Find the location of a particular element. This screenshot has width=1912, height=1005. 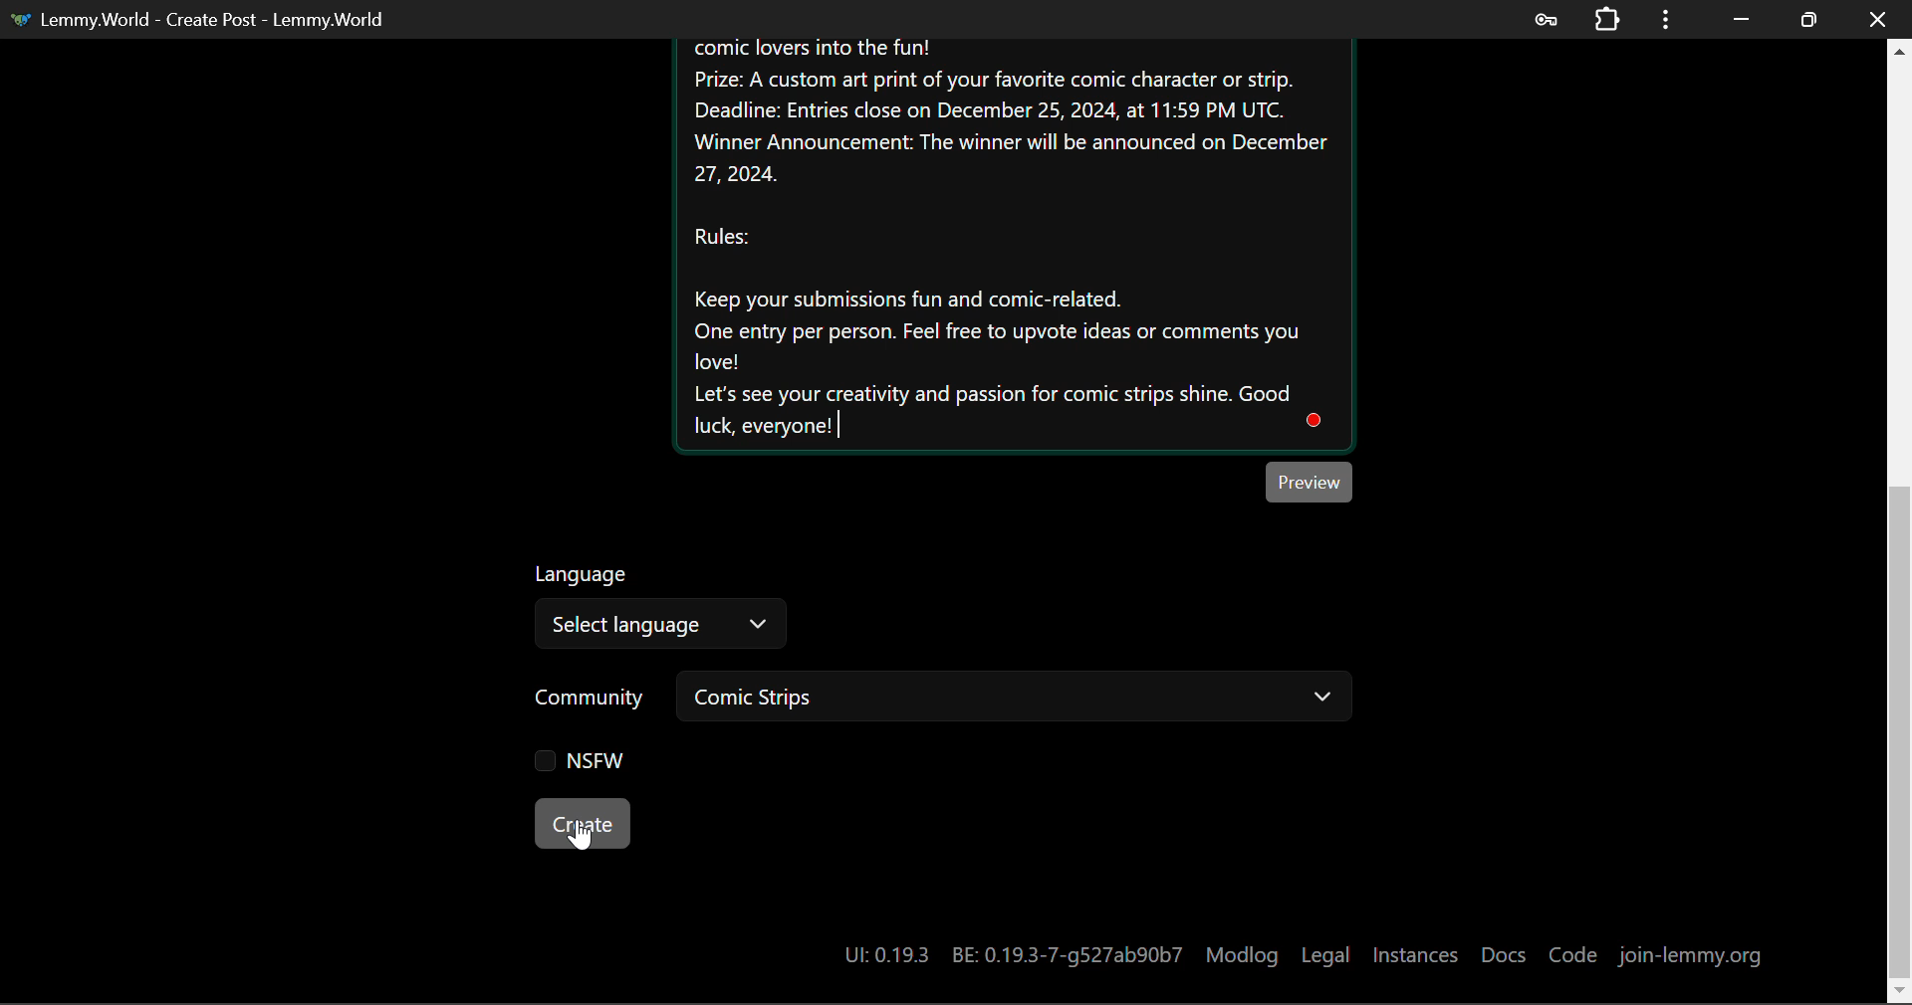

join-lemmy.org is located at coordinates (1687, 958).